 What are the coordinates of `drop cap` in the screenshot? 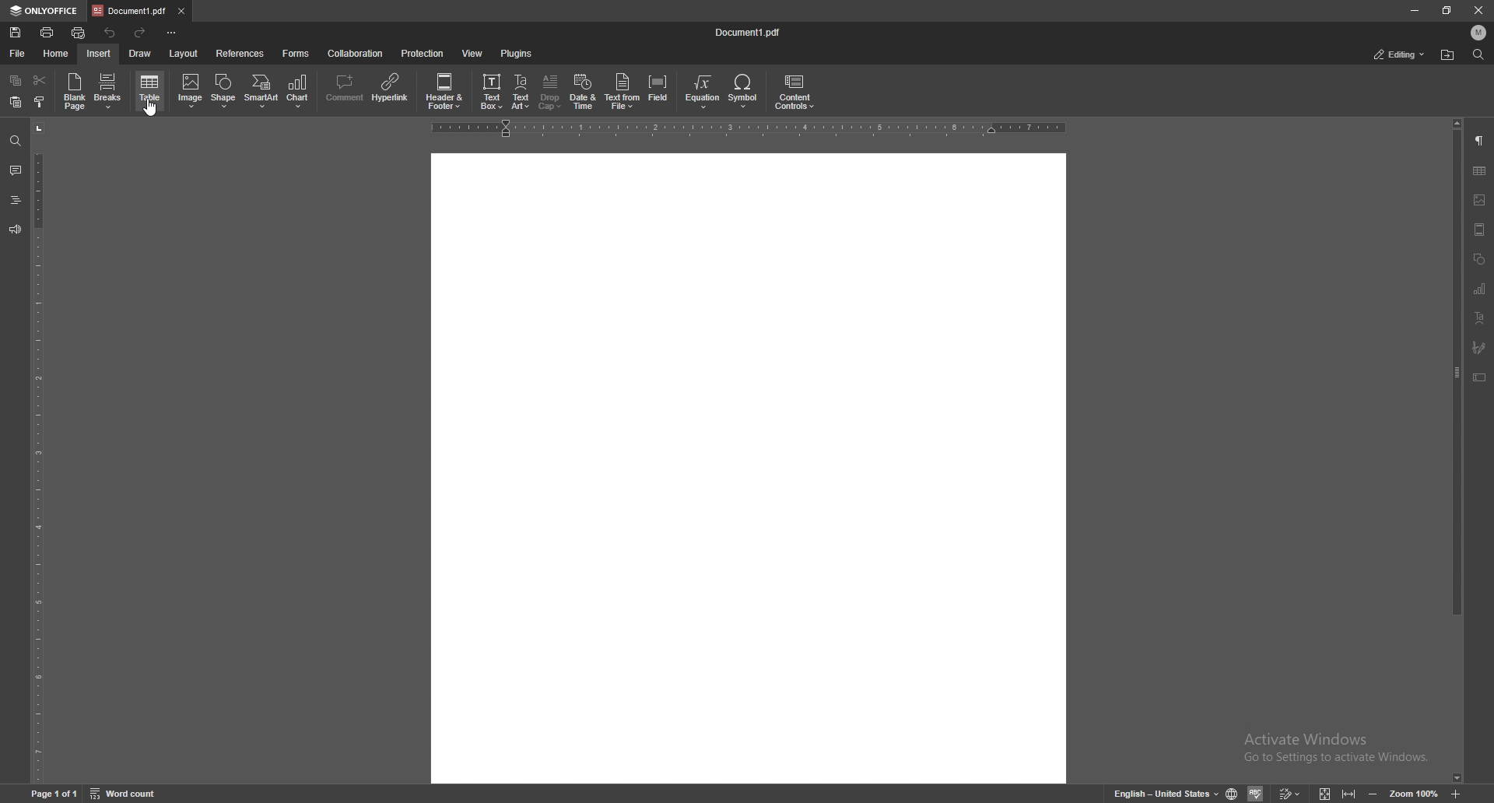 It's located at (549, 92).